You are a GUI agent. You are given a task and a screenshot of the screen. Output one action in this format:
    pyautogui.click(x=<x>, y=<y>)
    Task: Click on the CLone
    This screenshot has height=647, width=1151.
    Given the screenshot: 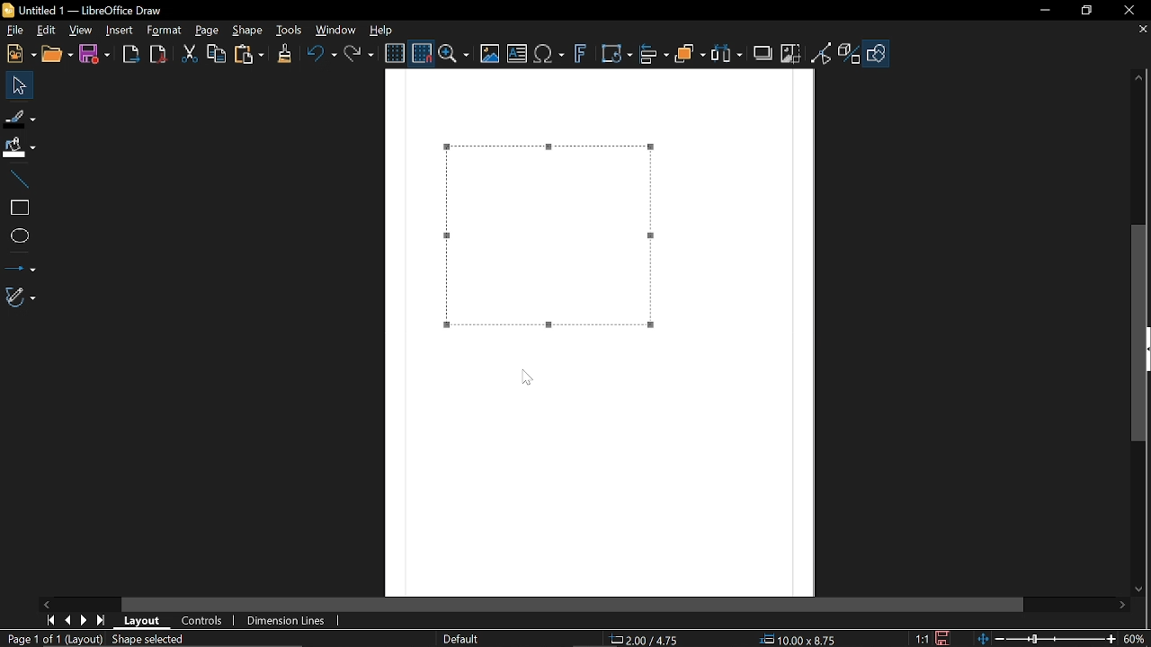 What is the action you would take?
    pyautogui.click(x=286, y=52)
    